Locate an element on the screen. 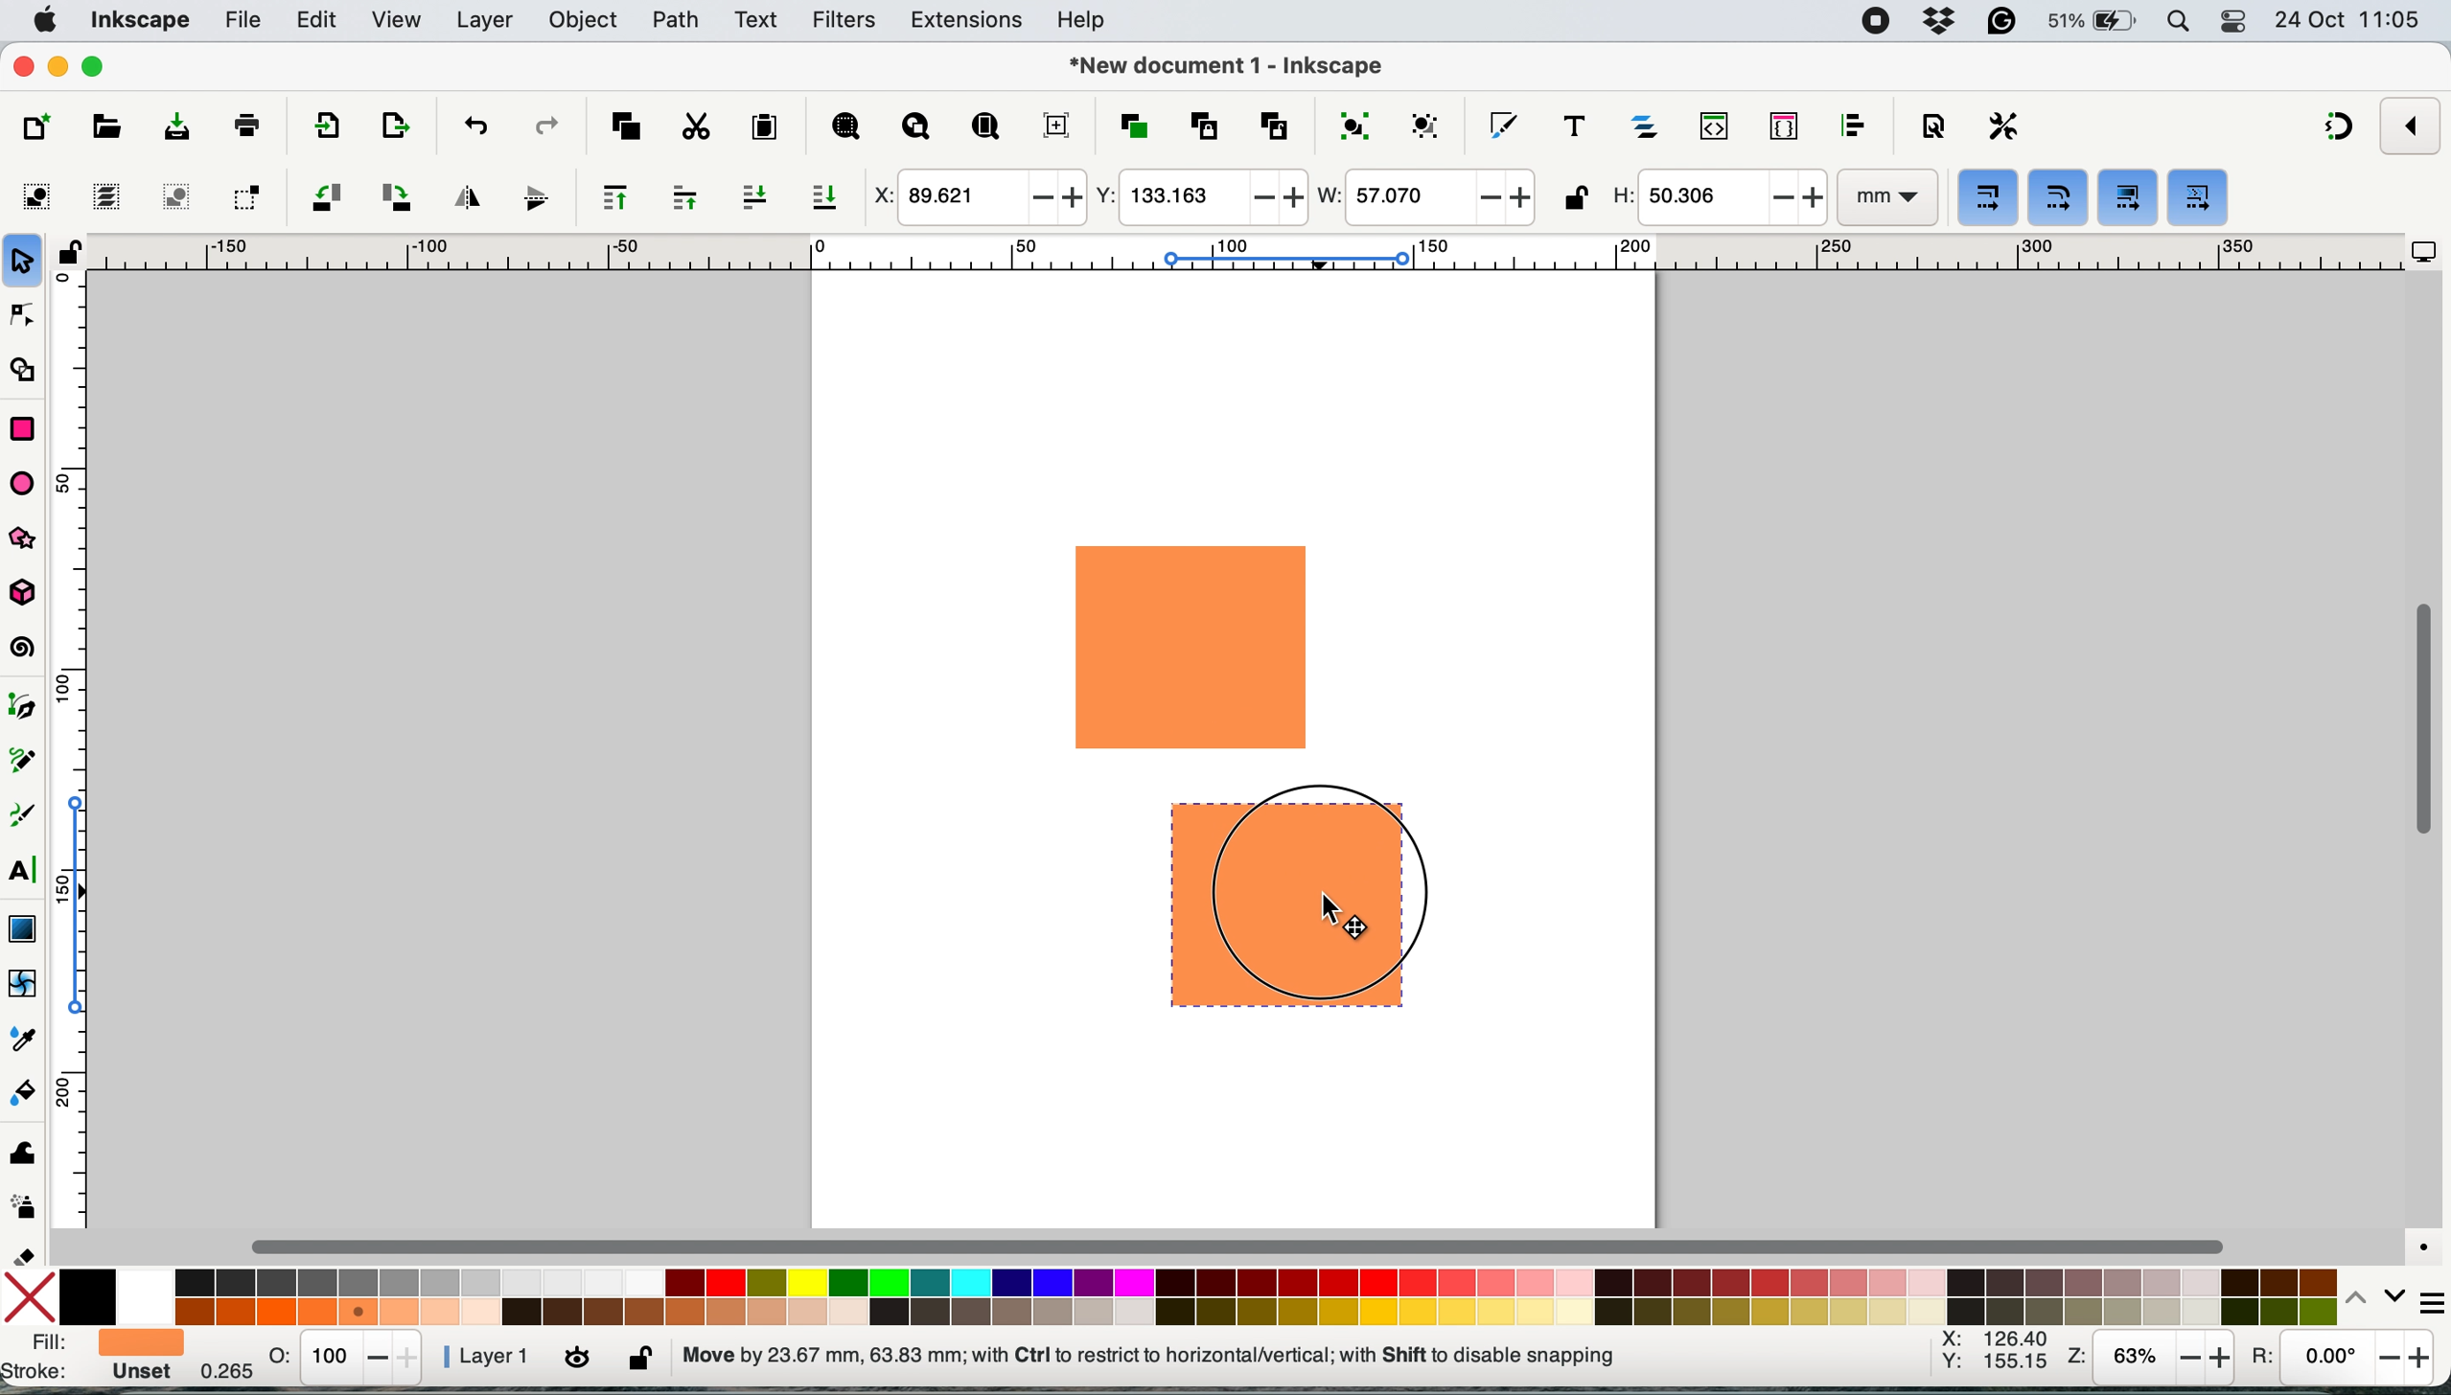  fill and stroke is located at coordinates (90, 1360).